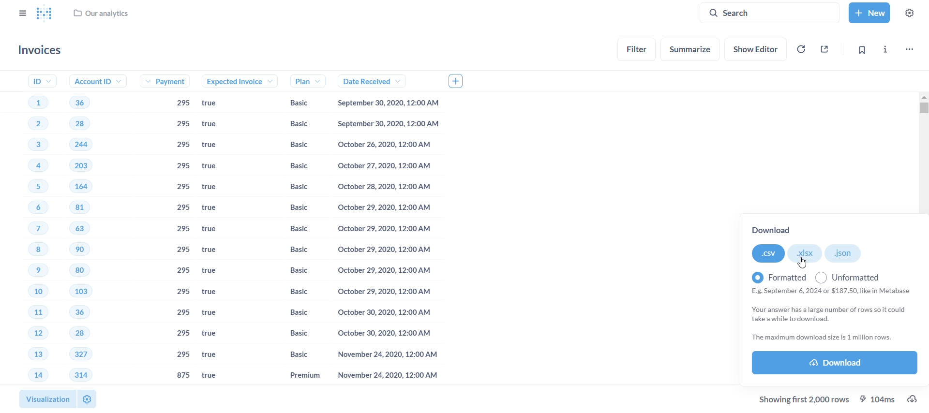 The image size is (929, 413). What do you see at coordinates (31, 146) in the screenshot?
I see `3` at bounding box center [31, 146].